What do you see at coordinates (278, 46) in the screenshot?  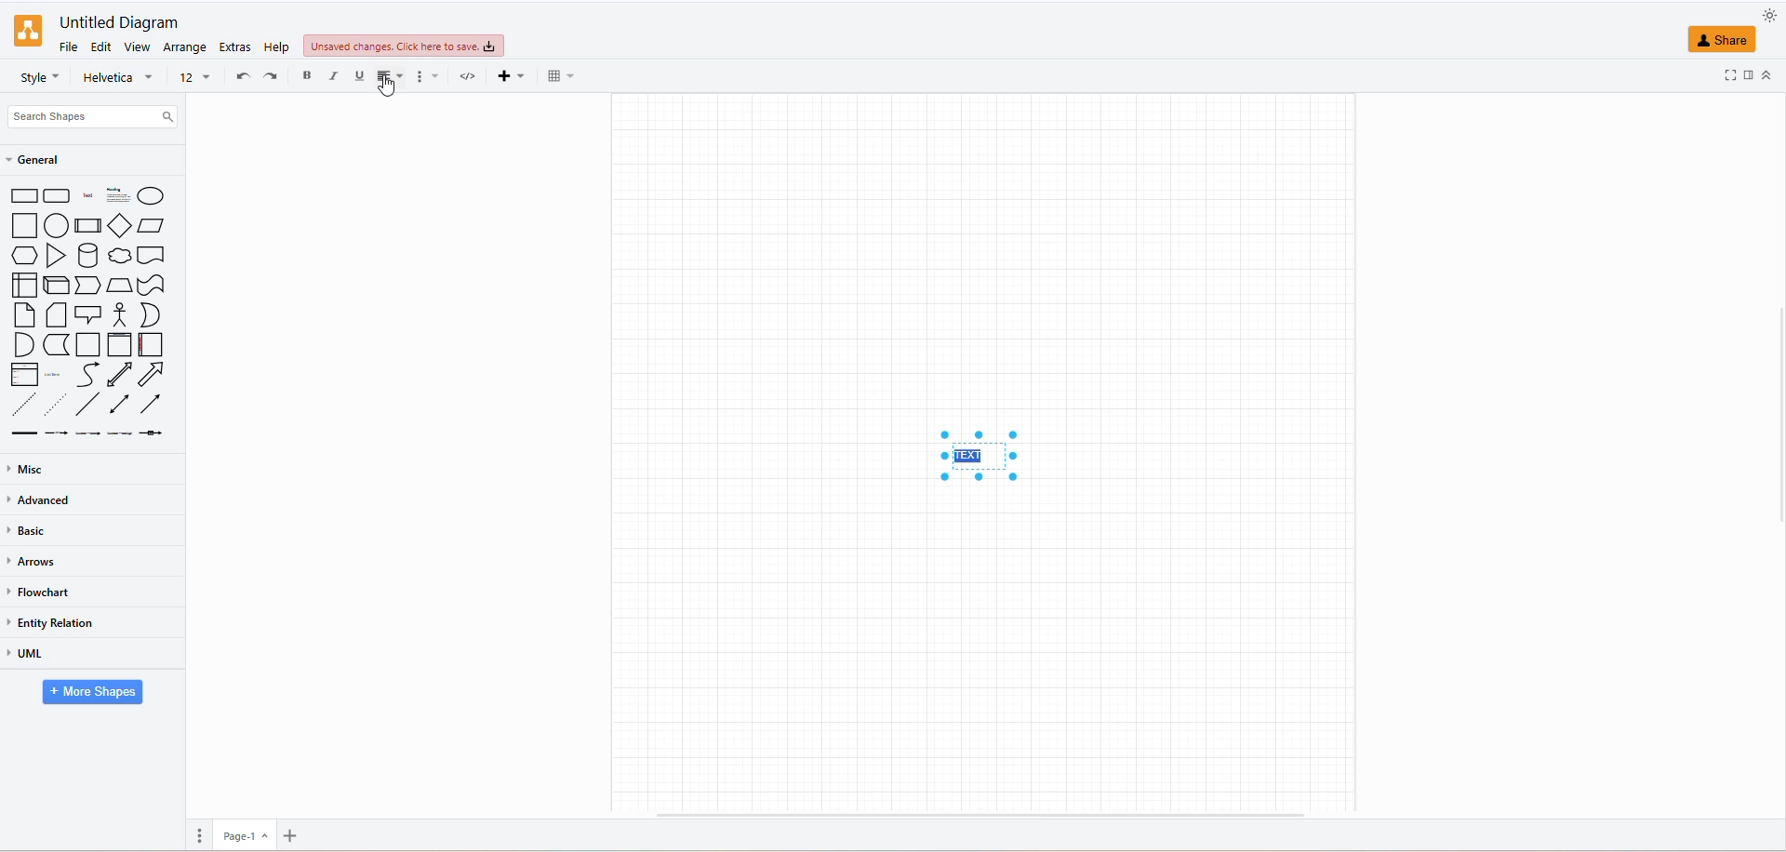 I see `help` at bounding box center [278, 46].